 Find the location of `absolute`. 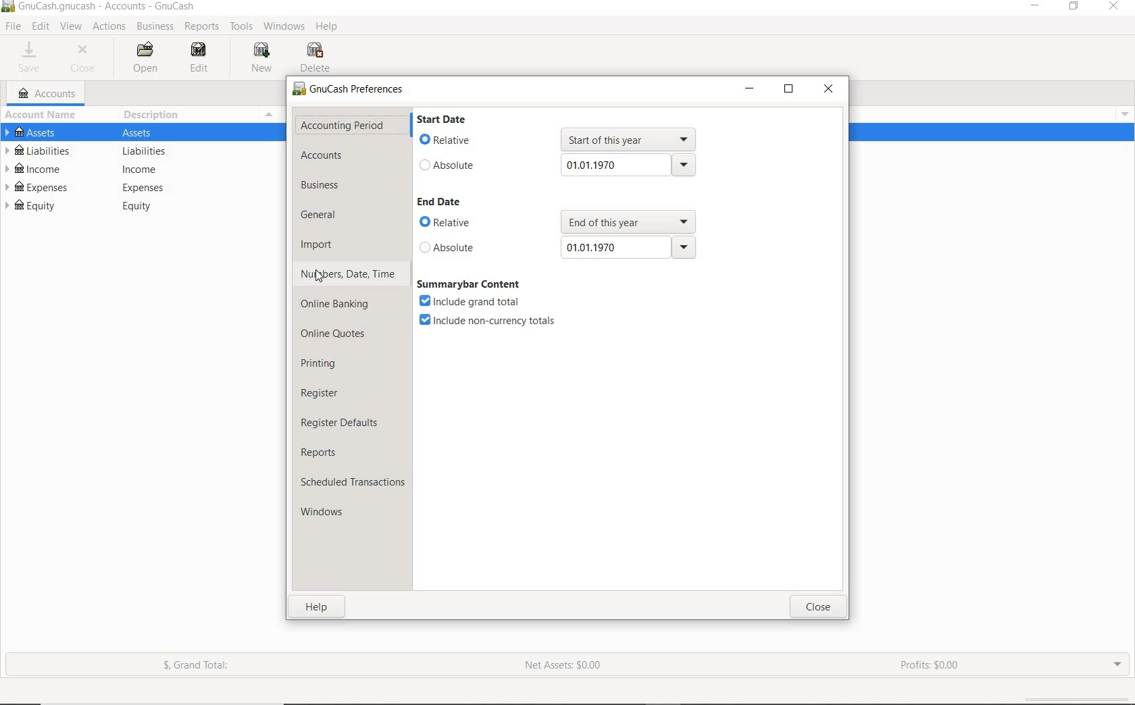

absolute is located at coordinates (450, 248).